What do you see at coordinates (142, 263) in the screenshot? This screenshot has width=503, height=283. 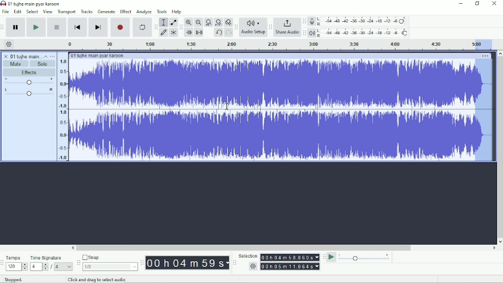 I see `Audacity time toolbar` at bounding box center [142, 263].